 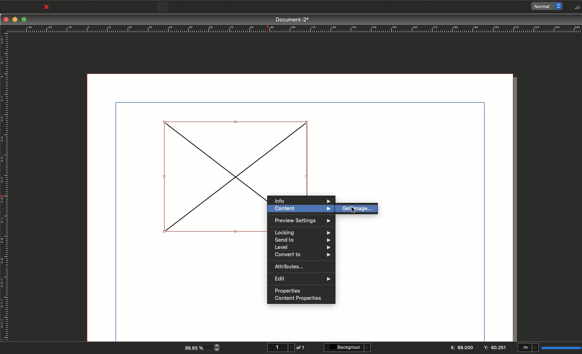 What do you see at coordinates (494, 347) in the screenshot?
I see `y: 60.251` at bounding box center [494, 347].